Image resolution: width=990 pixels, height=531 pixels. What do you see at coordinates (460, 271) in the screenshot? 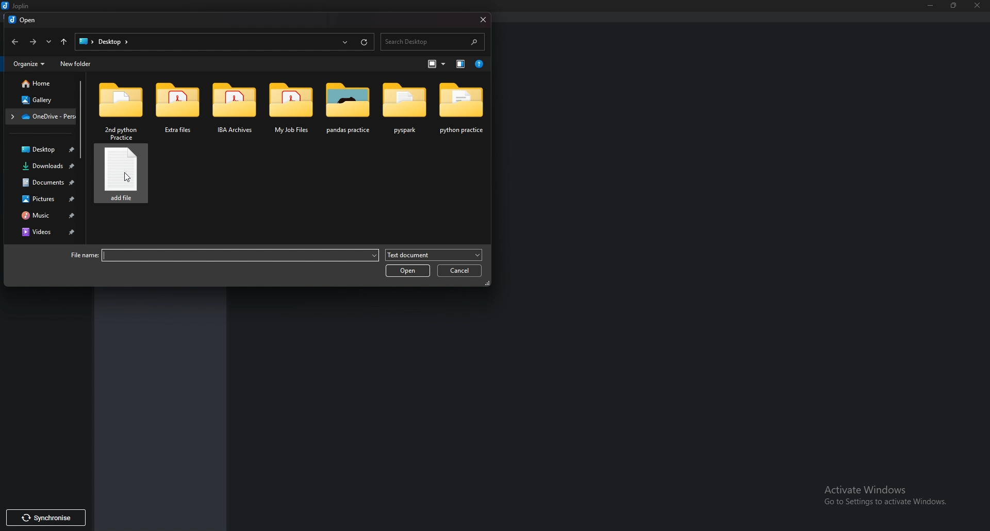
I see `Cancel` at bounding box center [460, 271].